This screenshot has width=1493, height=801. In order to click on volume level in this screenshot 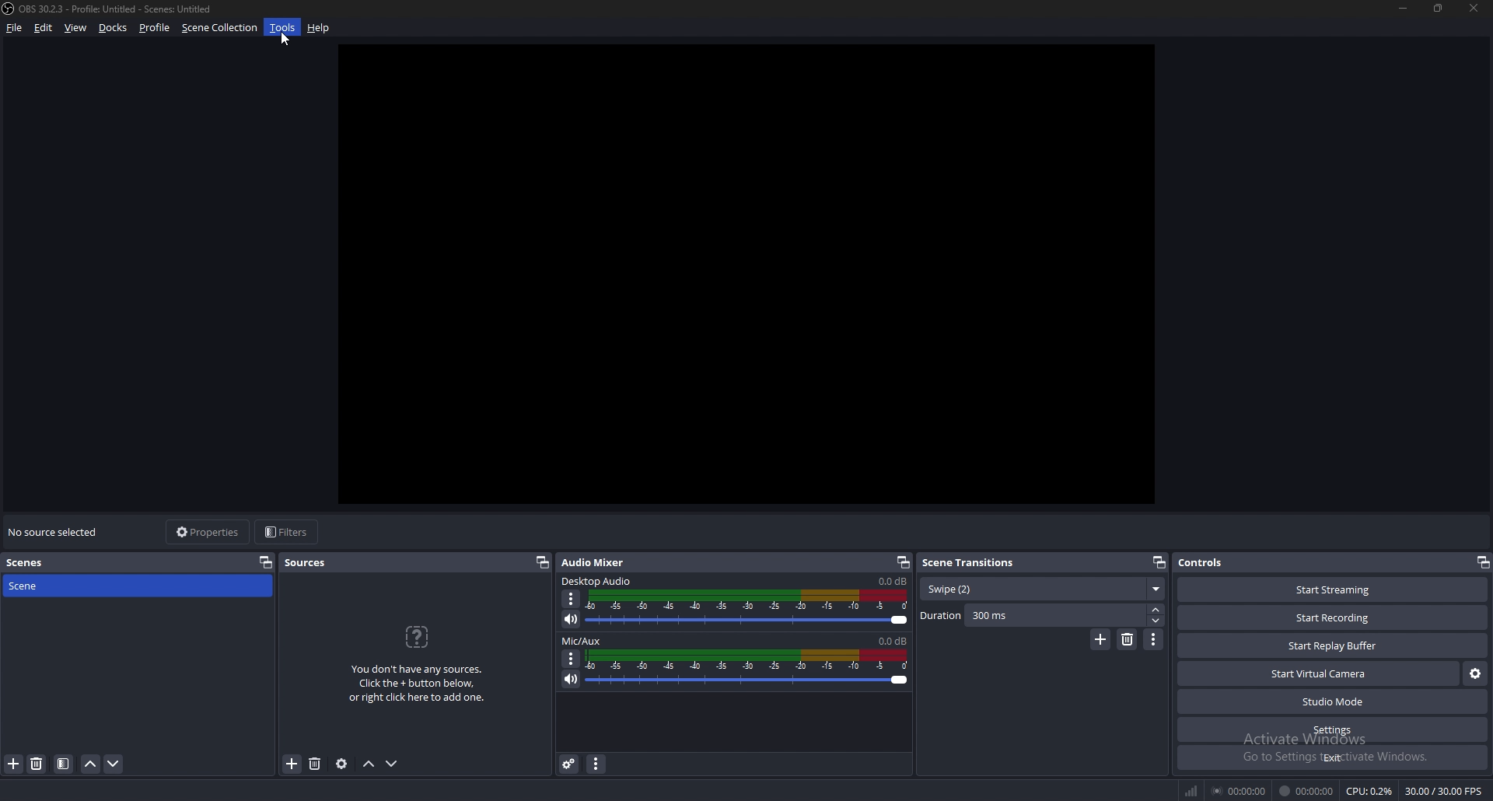, I will do `click(893, 582)`.